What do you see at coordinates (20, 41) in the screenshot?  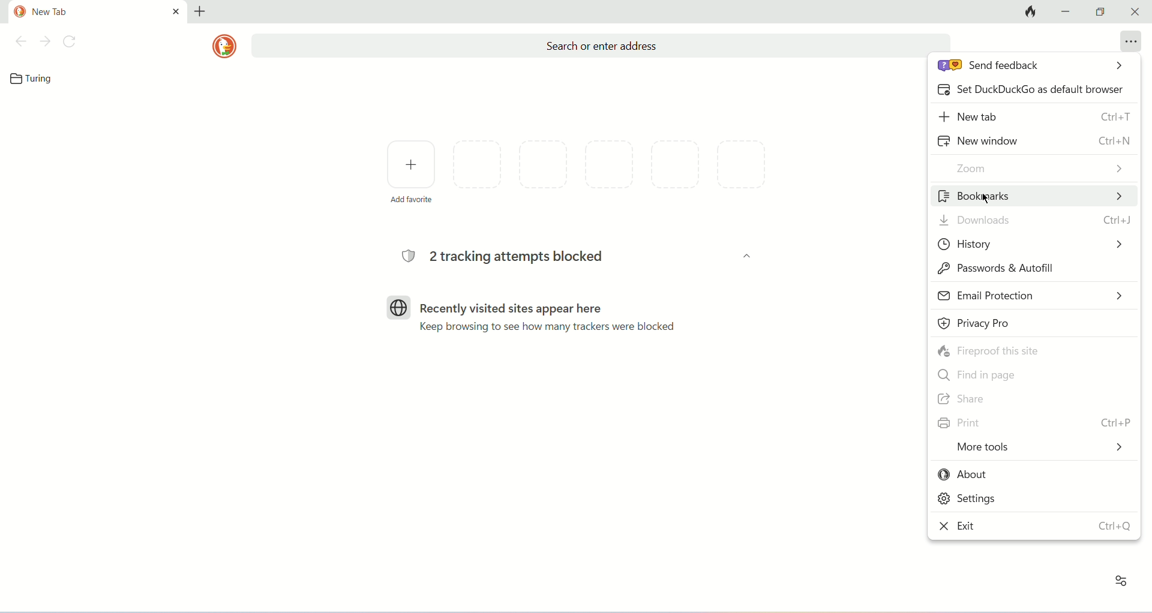 I see `previous` at bounding box center [20, 41].